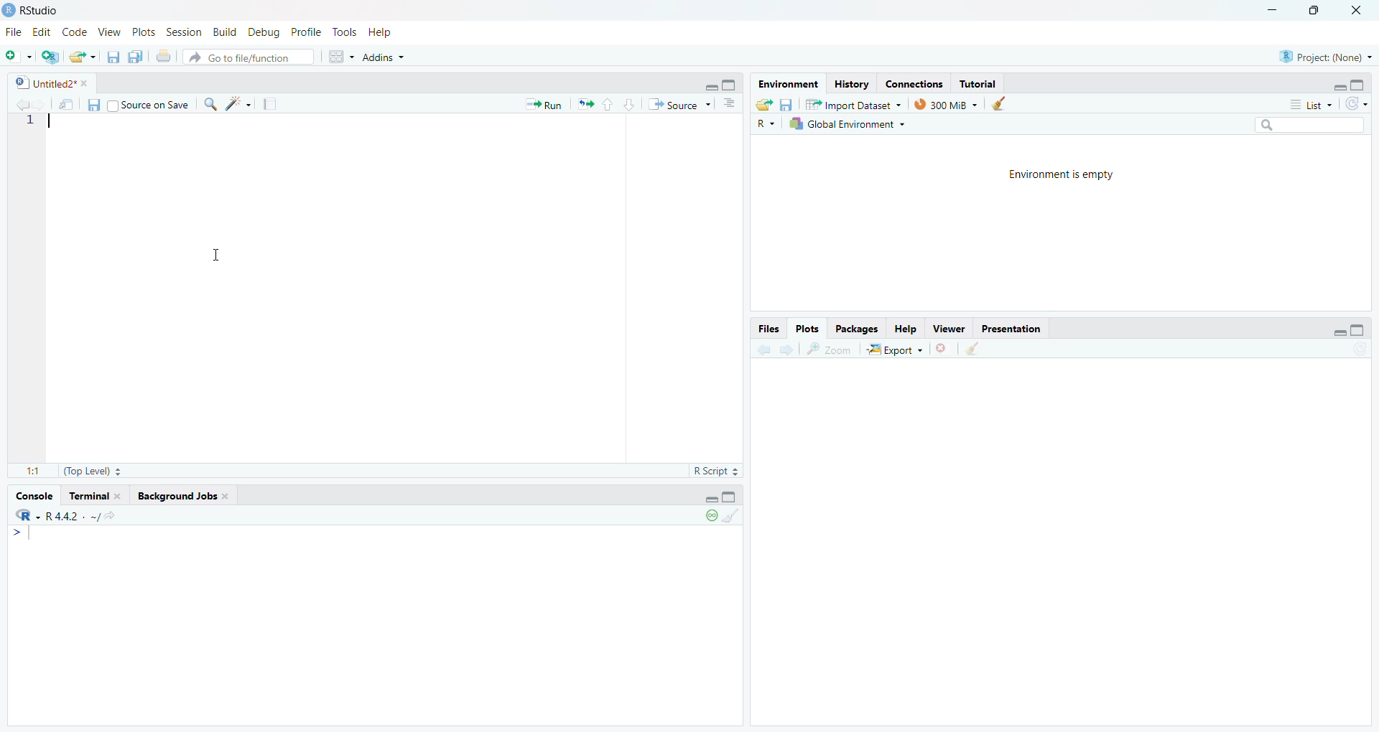 This screenshot has width=1379, height=732. What do you see at coordinates (32, 11) in the screenshot?
I see ` Rstudio` at bounding box center [32, 11].